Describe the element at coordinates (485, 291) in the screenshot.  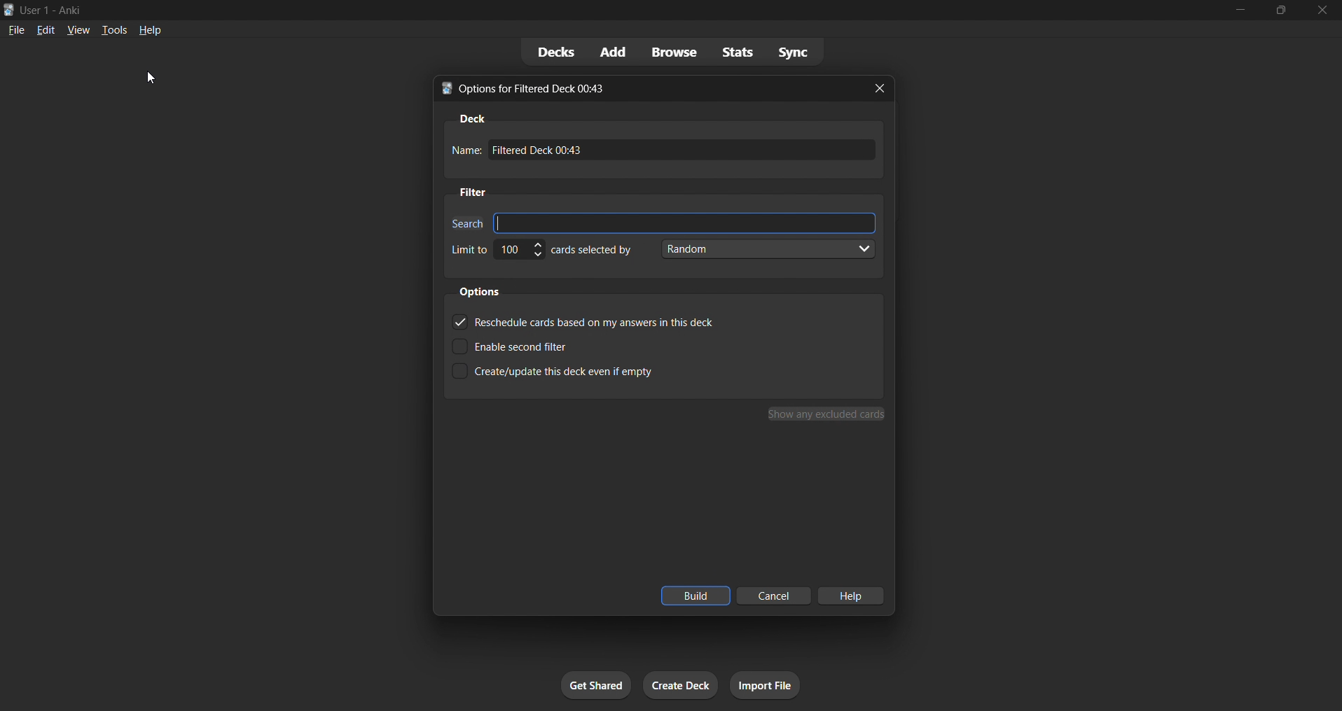
I see `Options` at that location.